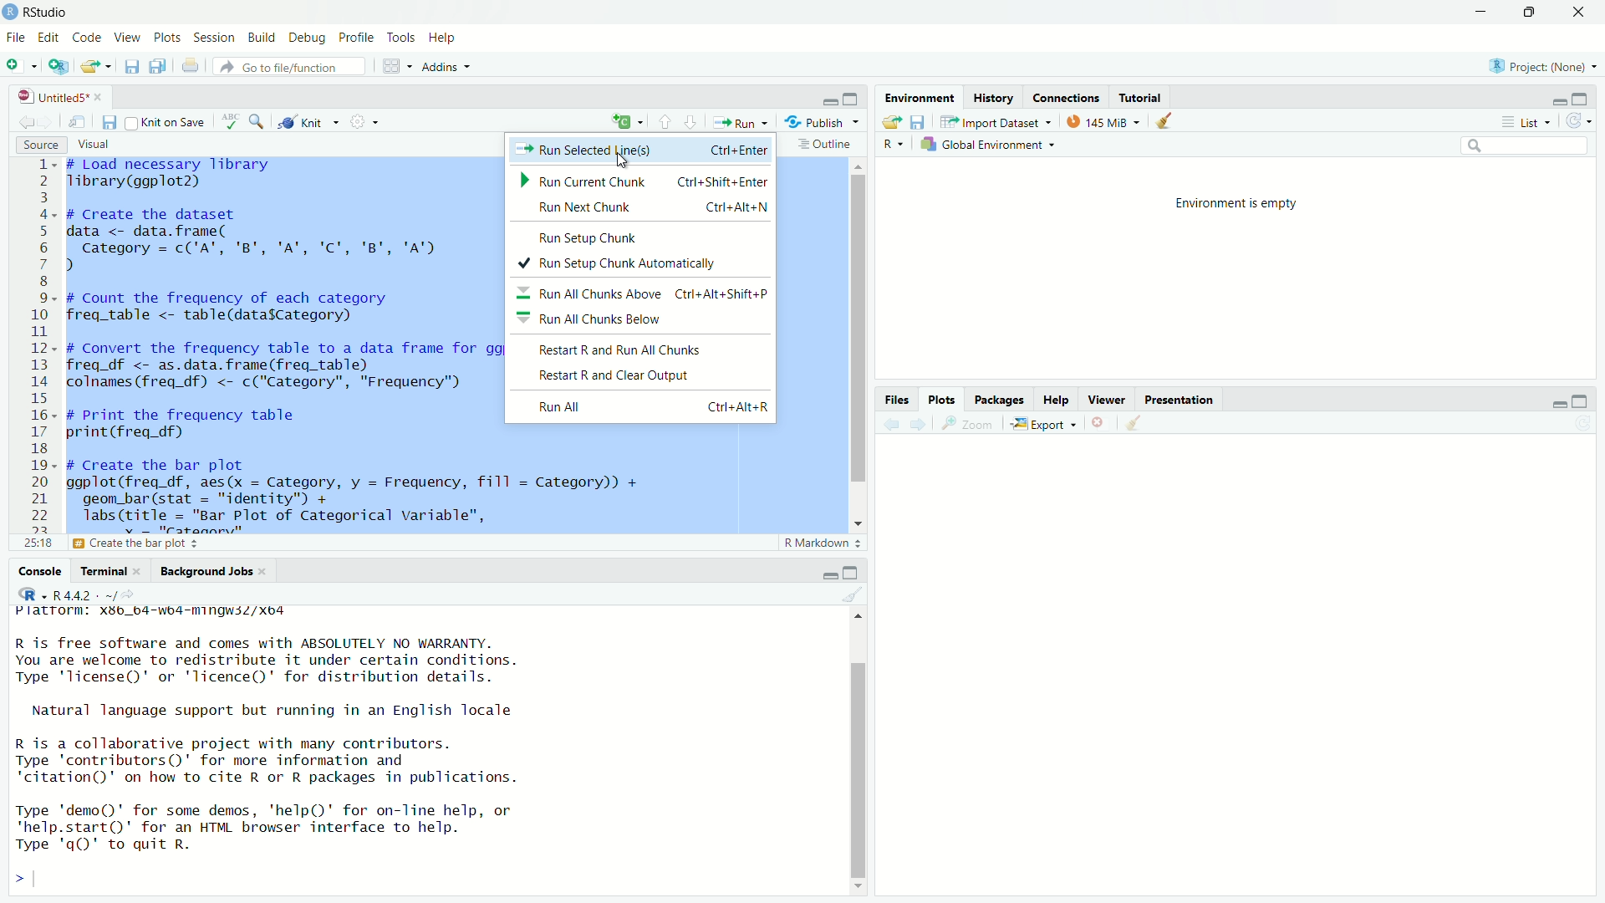 The width and height of the screenshot is (1605, 903). Describe the element at coordinates (1582, 13) in the screenshot. I see `close` at that location.